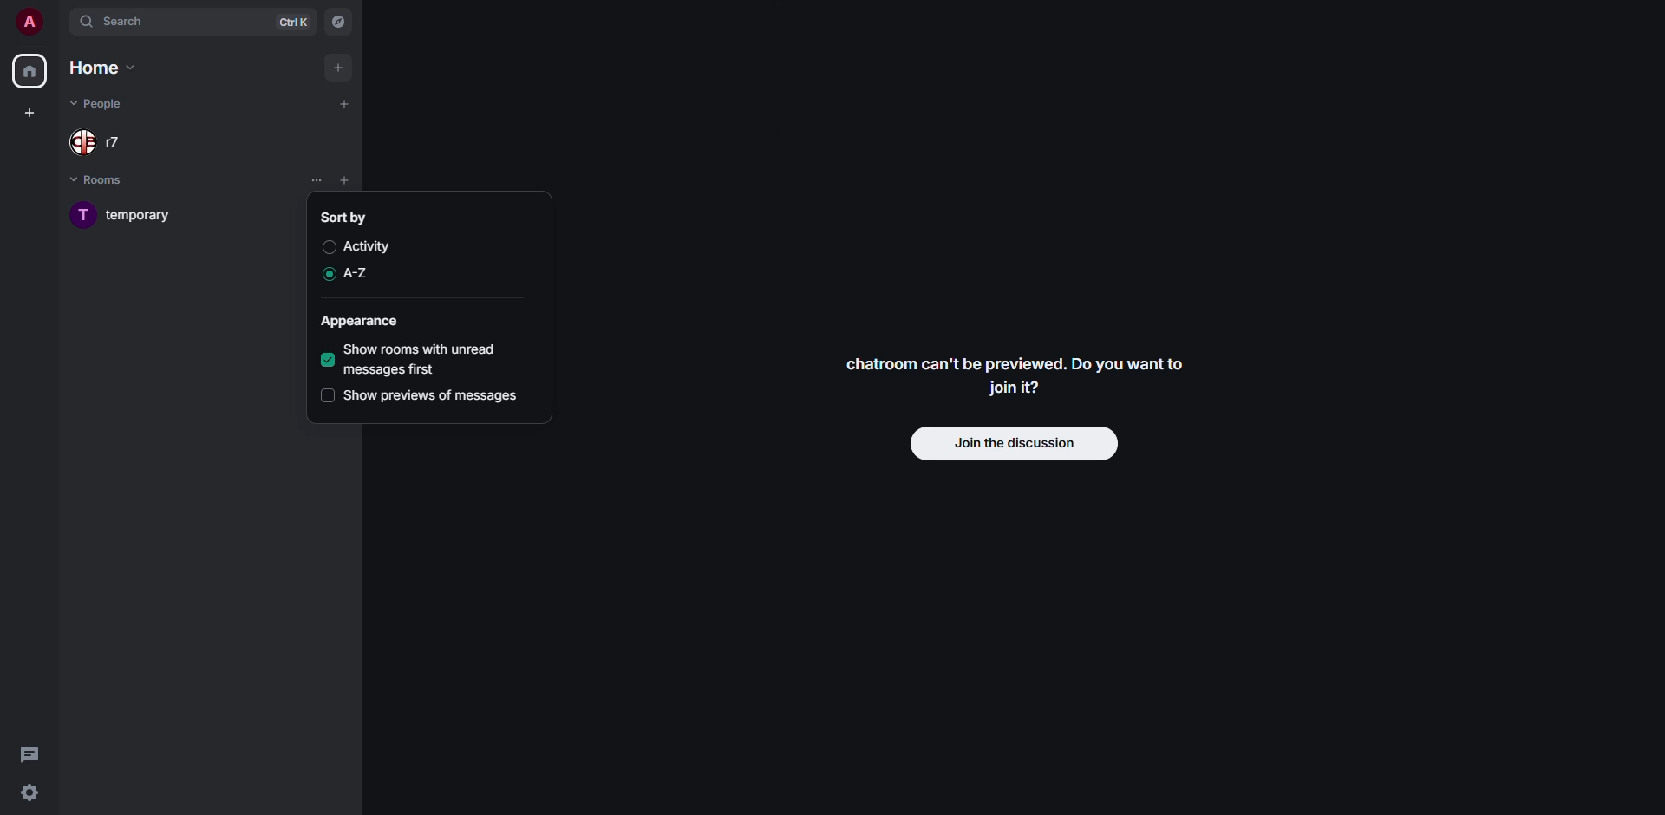  What do you see at coordinates (29, 111) in the screenshot?
I see `create space` at bounding box center [29, 111].